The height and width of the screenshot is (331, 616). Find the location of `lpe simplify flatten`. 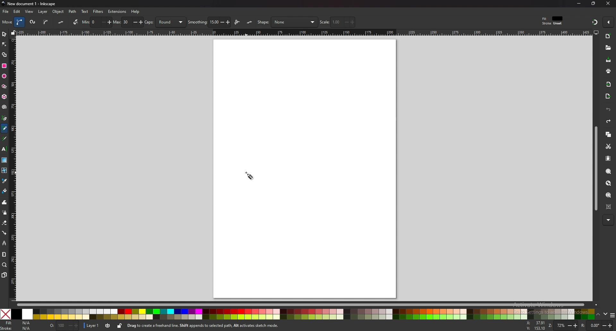

lpe simplify flatten is located at coordinates (249, 22).